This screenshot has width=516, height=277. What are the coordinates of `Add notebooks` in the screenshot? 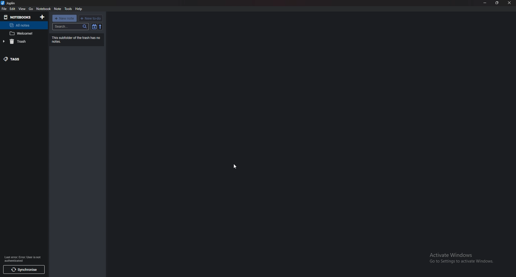 It's located at (42, 17).